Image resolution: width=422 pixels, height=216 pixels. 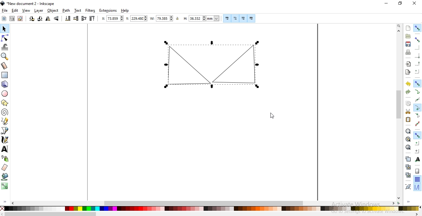 I want to click on scale stroke width by same proportion, so click(x=227, y=18).